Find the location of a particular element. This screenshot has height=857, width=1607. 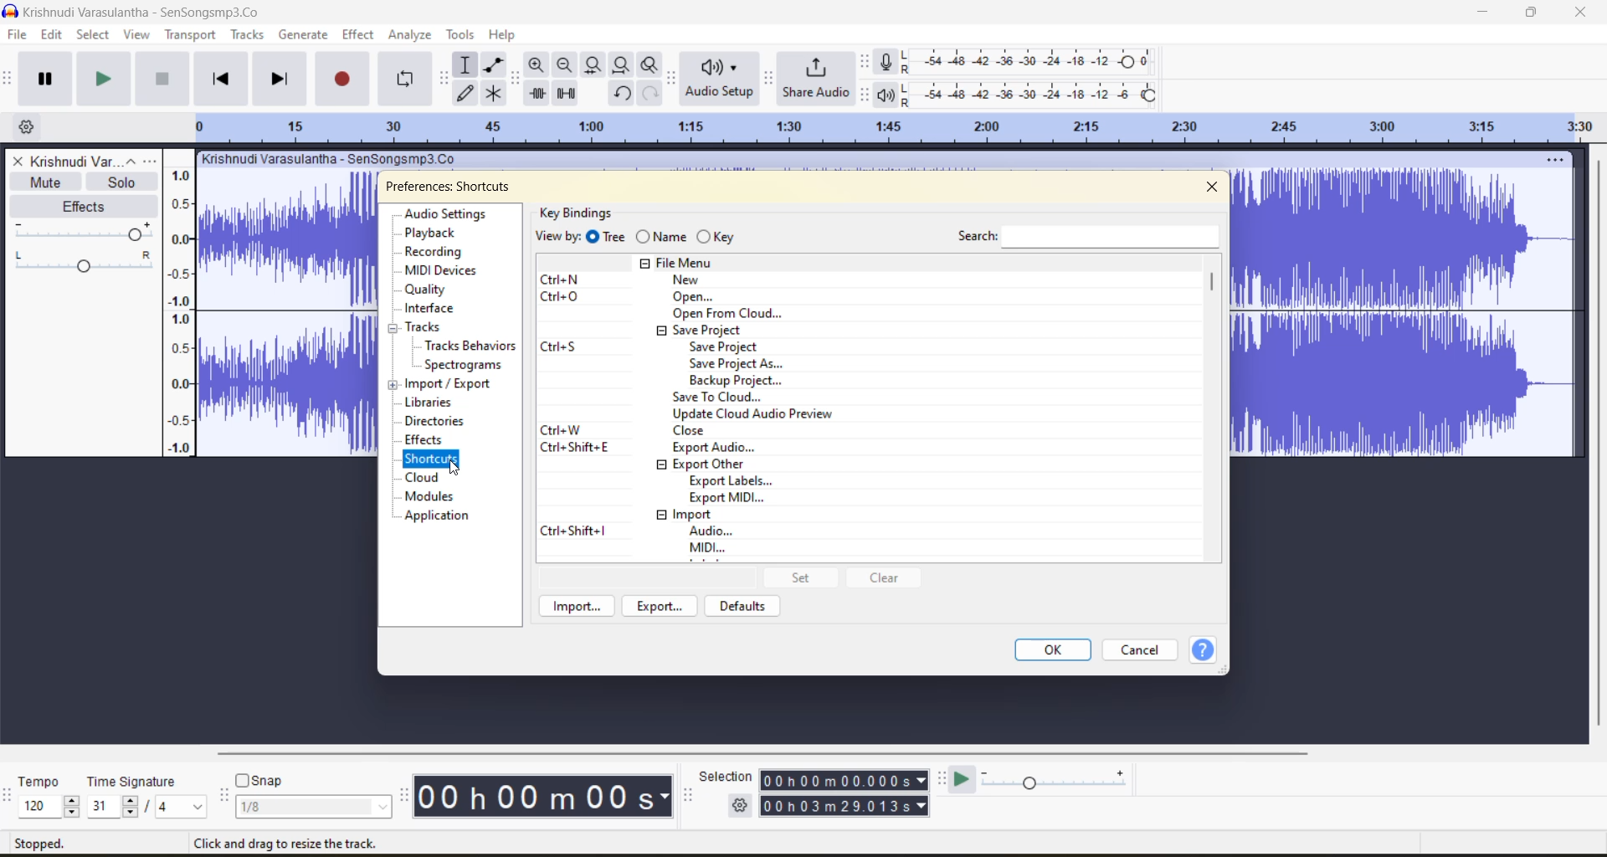

selection tool bar is located at coordinates (689, 794).